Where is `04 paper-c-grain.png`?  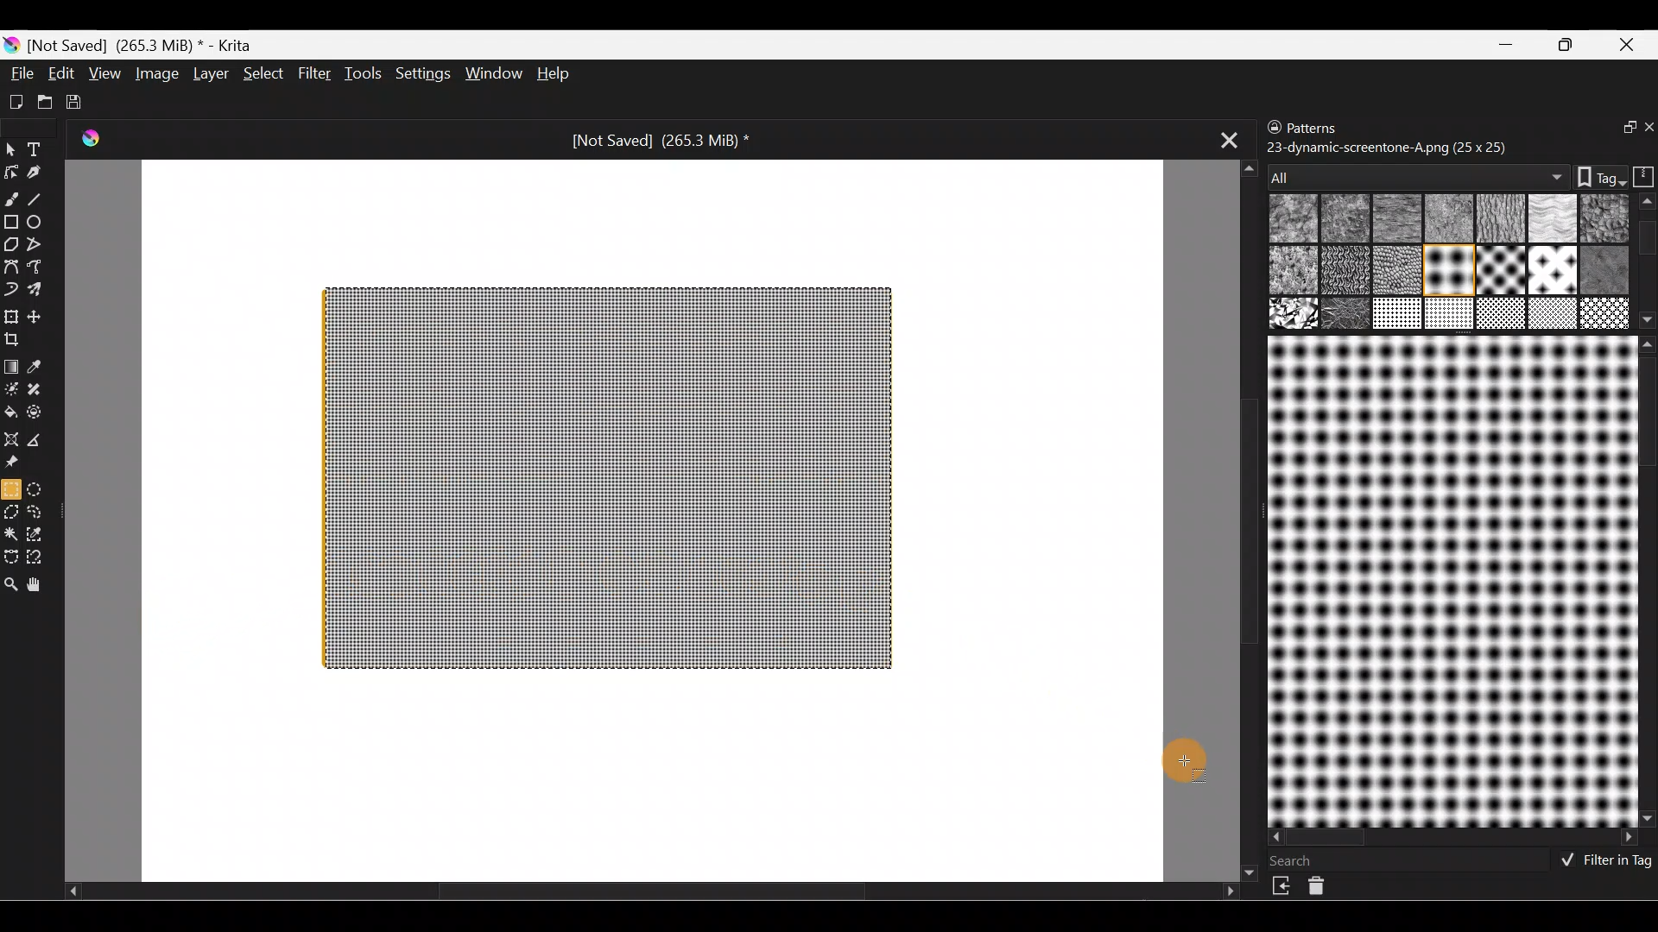 04 paper-c-grain.png is located at coordinates (1497, 220).